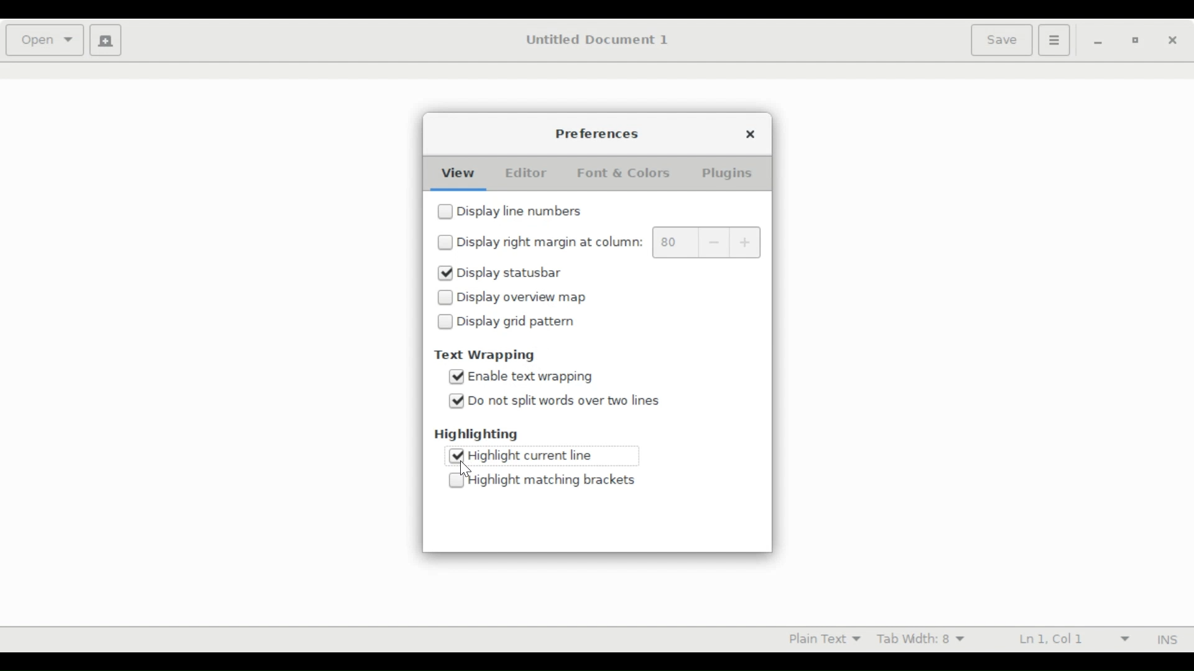 This screenshot has width=1194, height=671. What do you see at coordinates (105, 40) in the screenshot?
I see `Create a new document` at bounding box center [105, 40].